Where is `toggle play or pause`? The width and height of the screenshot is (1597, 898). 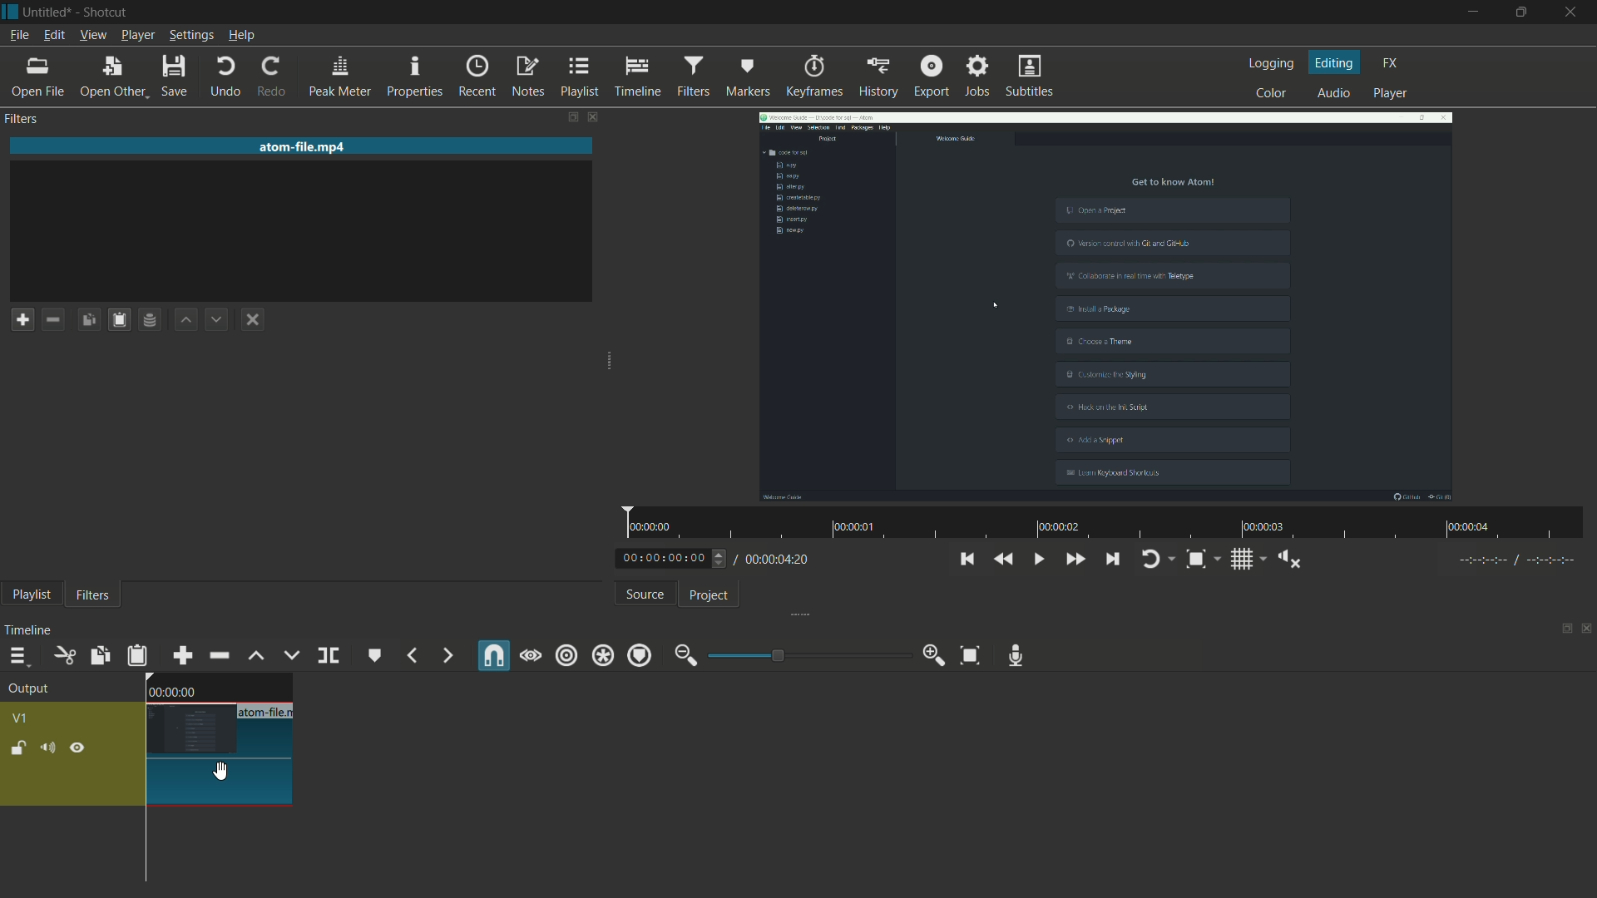
toggle play or pause is located at coordinates (1036, 558).